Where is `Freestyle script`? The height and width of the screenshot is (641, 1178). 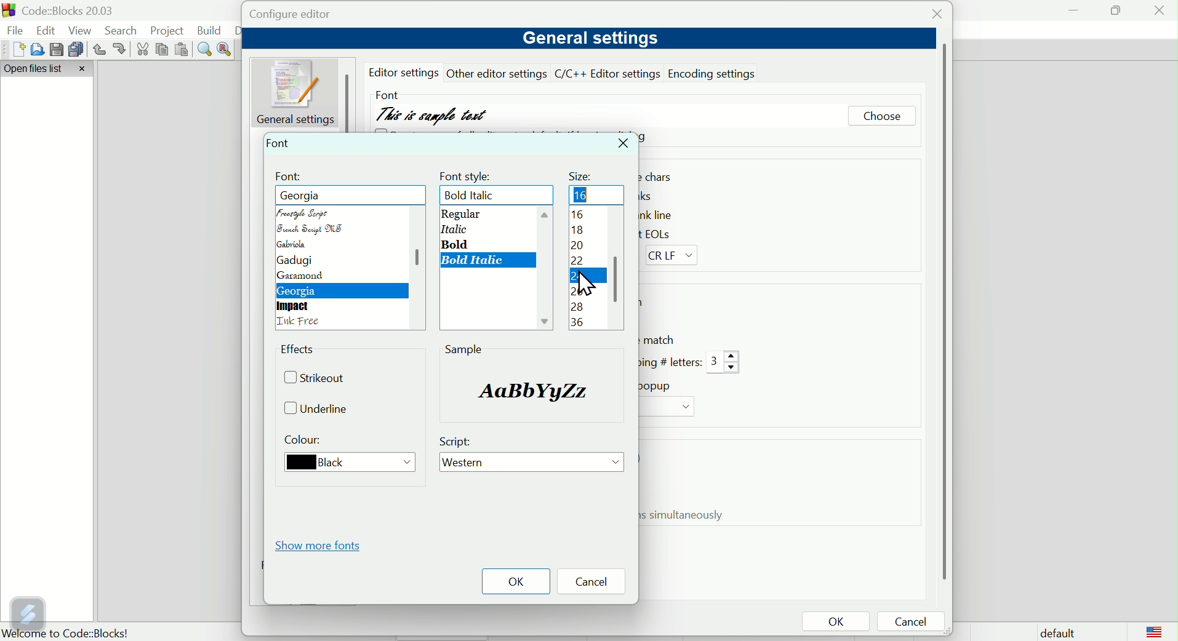
Freestyle script is located at coordinates (307, 212).